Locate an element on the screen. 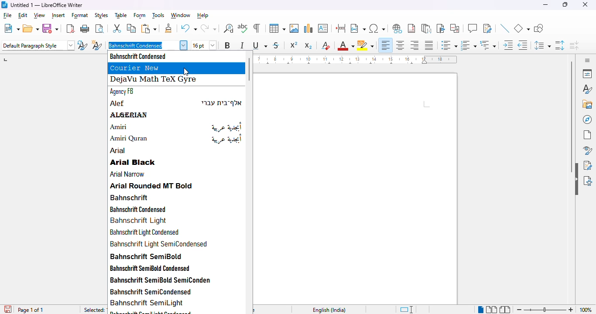  bahnschrift light condensed is located at coordinates (144, 232).